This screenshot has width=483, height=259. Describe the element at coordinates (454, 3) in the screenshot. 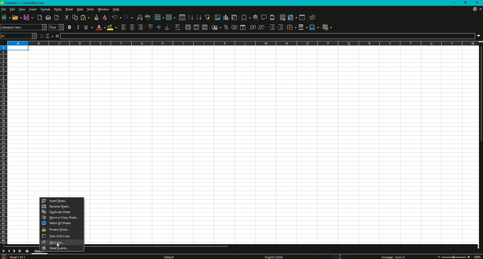

I see `Minimize` at that location.